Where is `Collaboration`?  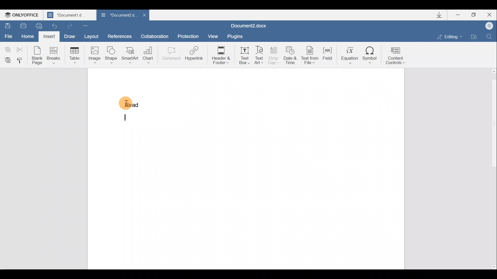
Collaboration is located at coordinates (155, 35).